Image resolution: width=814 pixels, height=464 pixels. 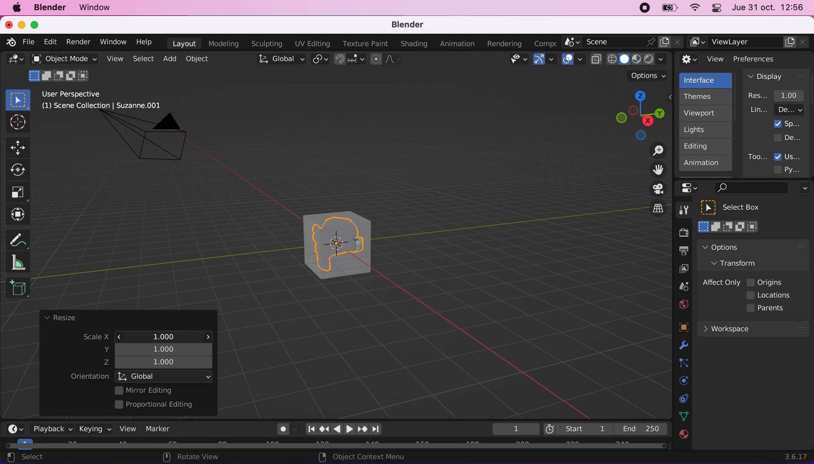 What do you see at coordinates (60, 318) in the screenshot?
I see `resize` at bounding box center [60, 318].